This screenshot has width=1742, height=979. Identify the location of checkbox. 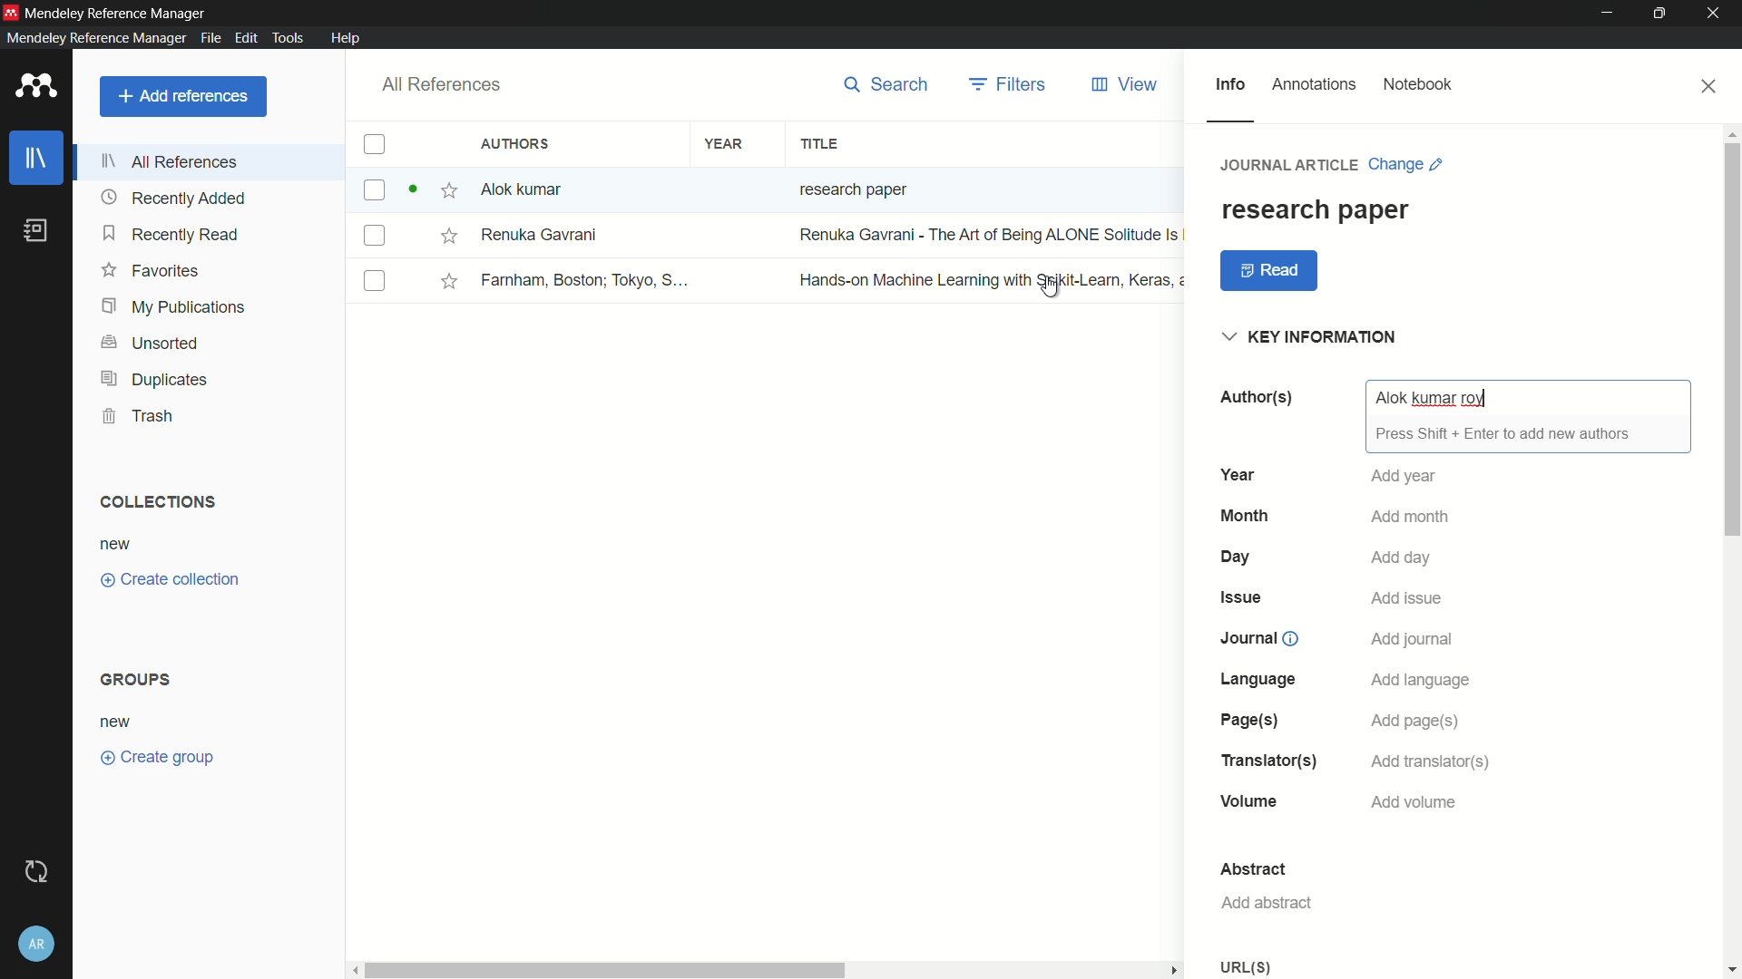
(374, 145).